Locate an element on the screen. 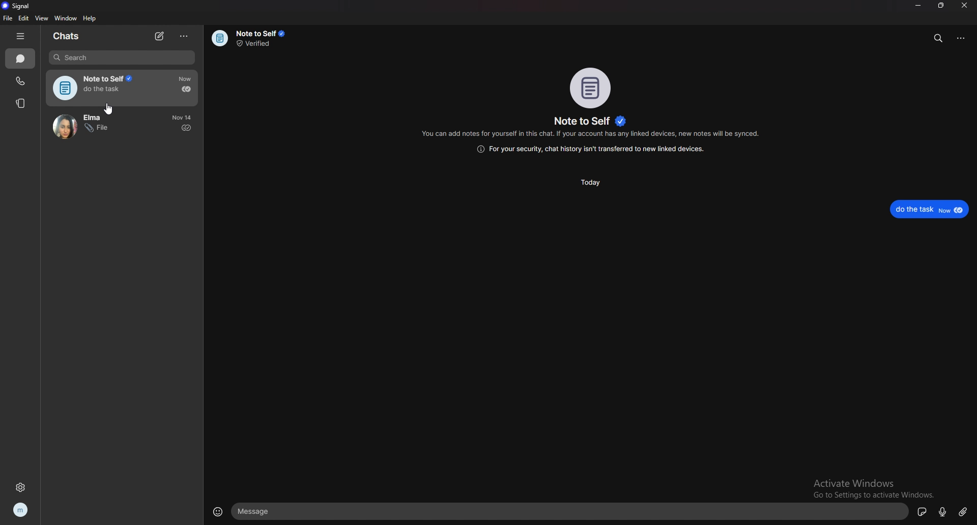  close is located at coordinates (965, 5).